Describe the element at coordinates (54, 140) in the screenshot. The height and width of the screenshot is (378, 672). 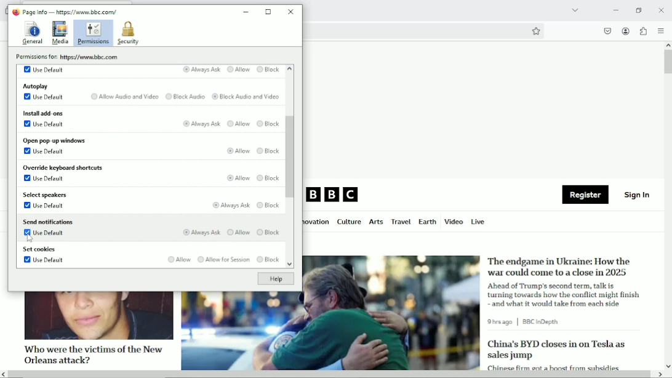
I see `open pop-up windows` at that location.